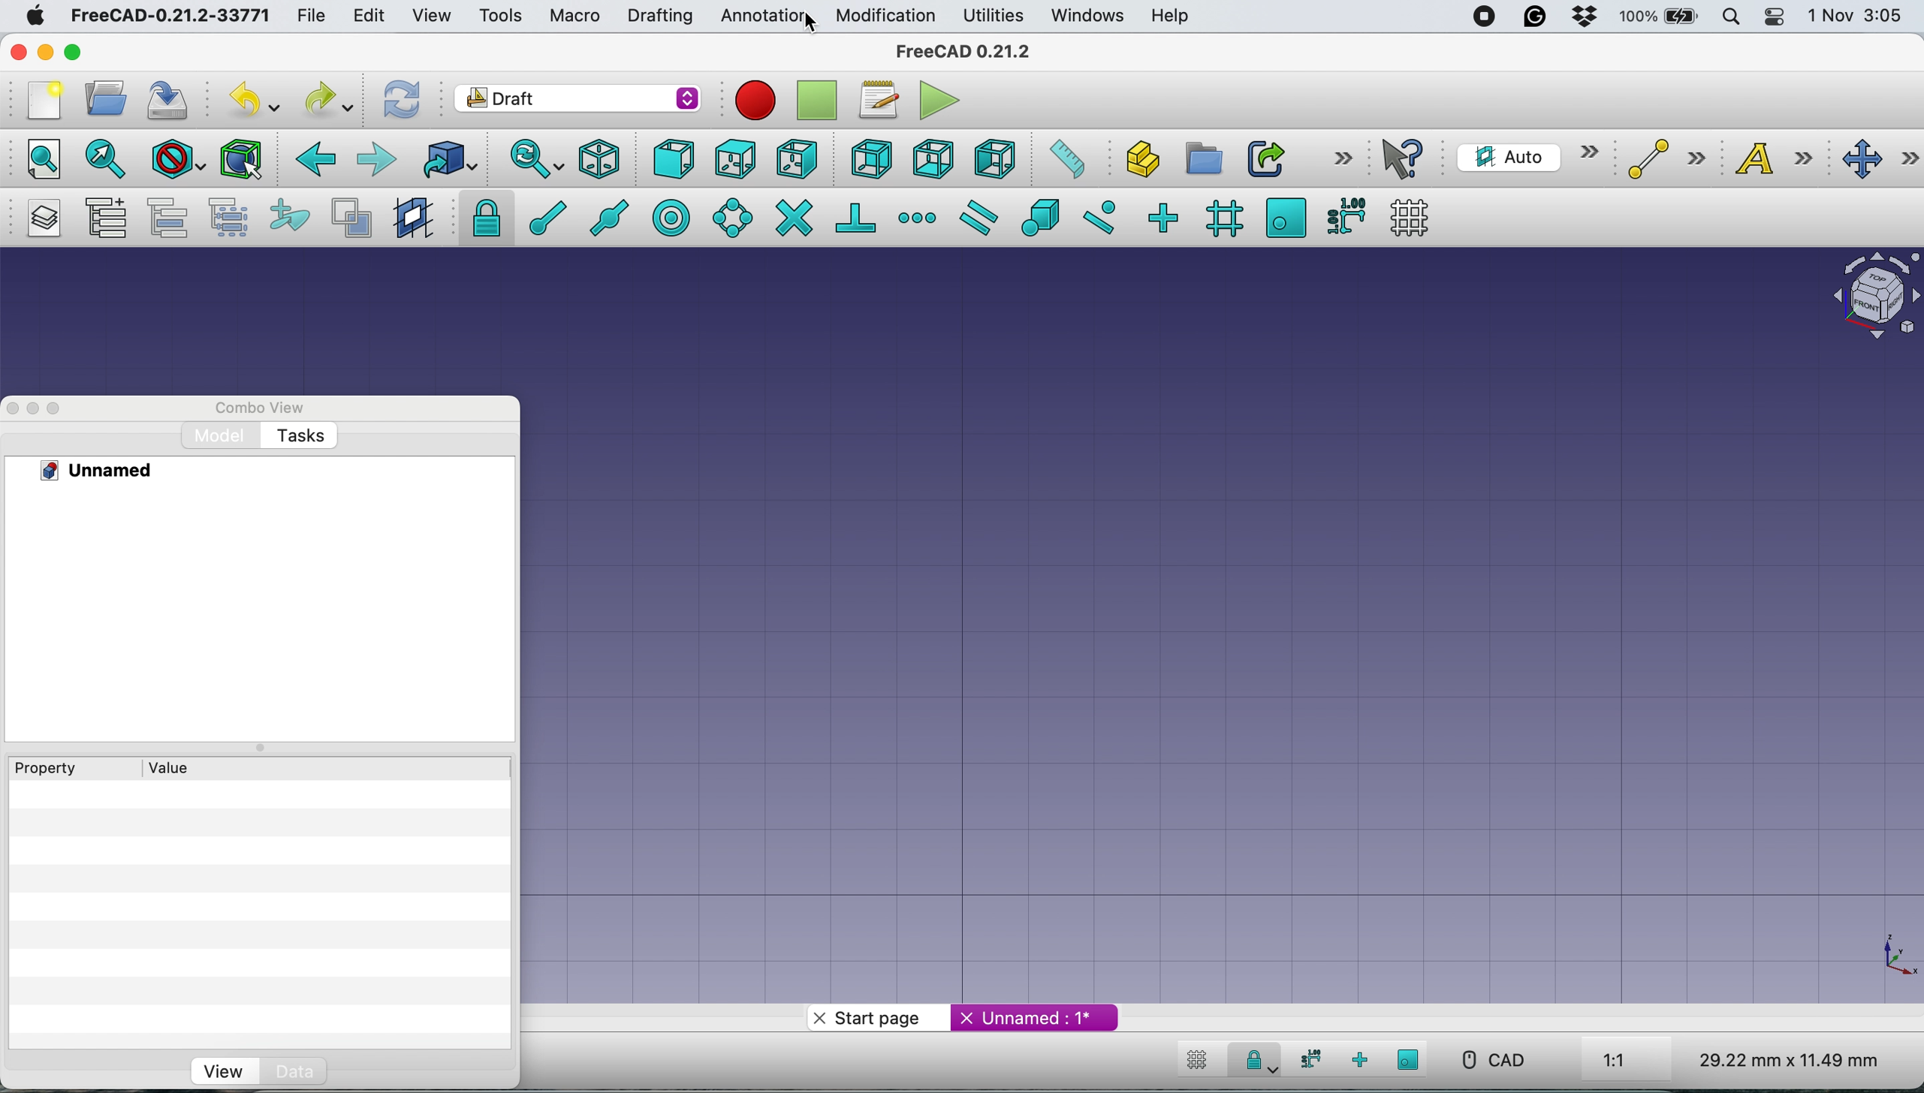 This screenshot has width=1924, height=1093. I want to click on start page, so click(861, 1016).